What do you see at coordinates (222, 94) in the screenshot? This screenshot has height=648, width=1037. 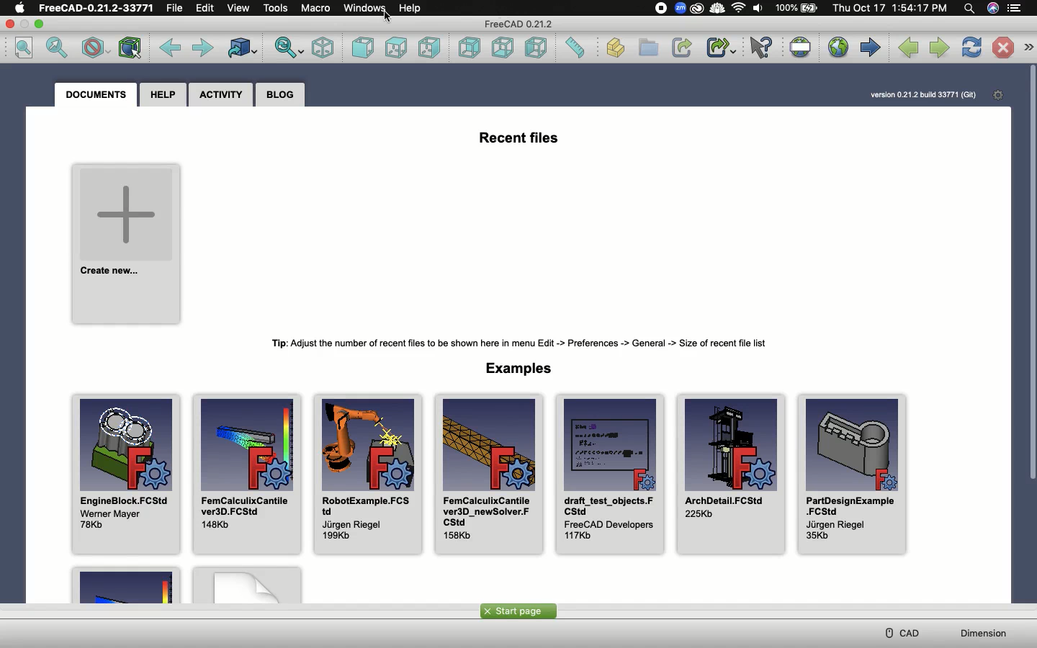 I see `Activity` at bounding box center [222, 94].